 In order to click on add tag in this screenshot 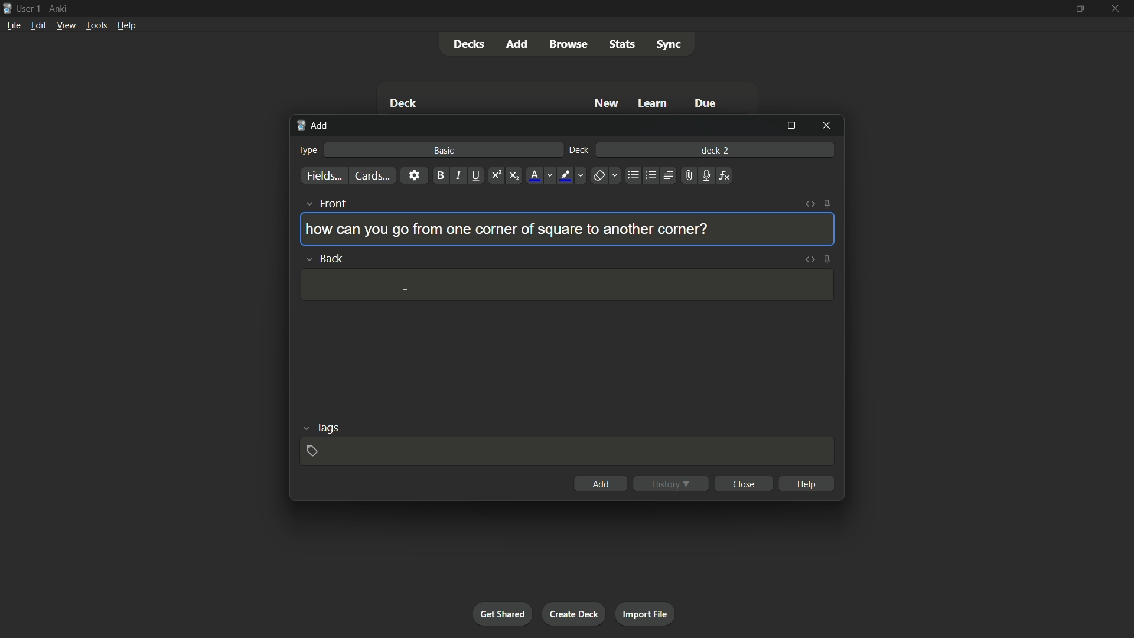, I will do `click(314, 451)`.